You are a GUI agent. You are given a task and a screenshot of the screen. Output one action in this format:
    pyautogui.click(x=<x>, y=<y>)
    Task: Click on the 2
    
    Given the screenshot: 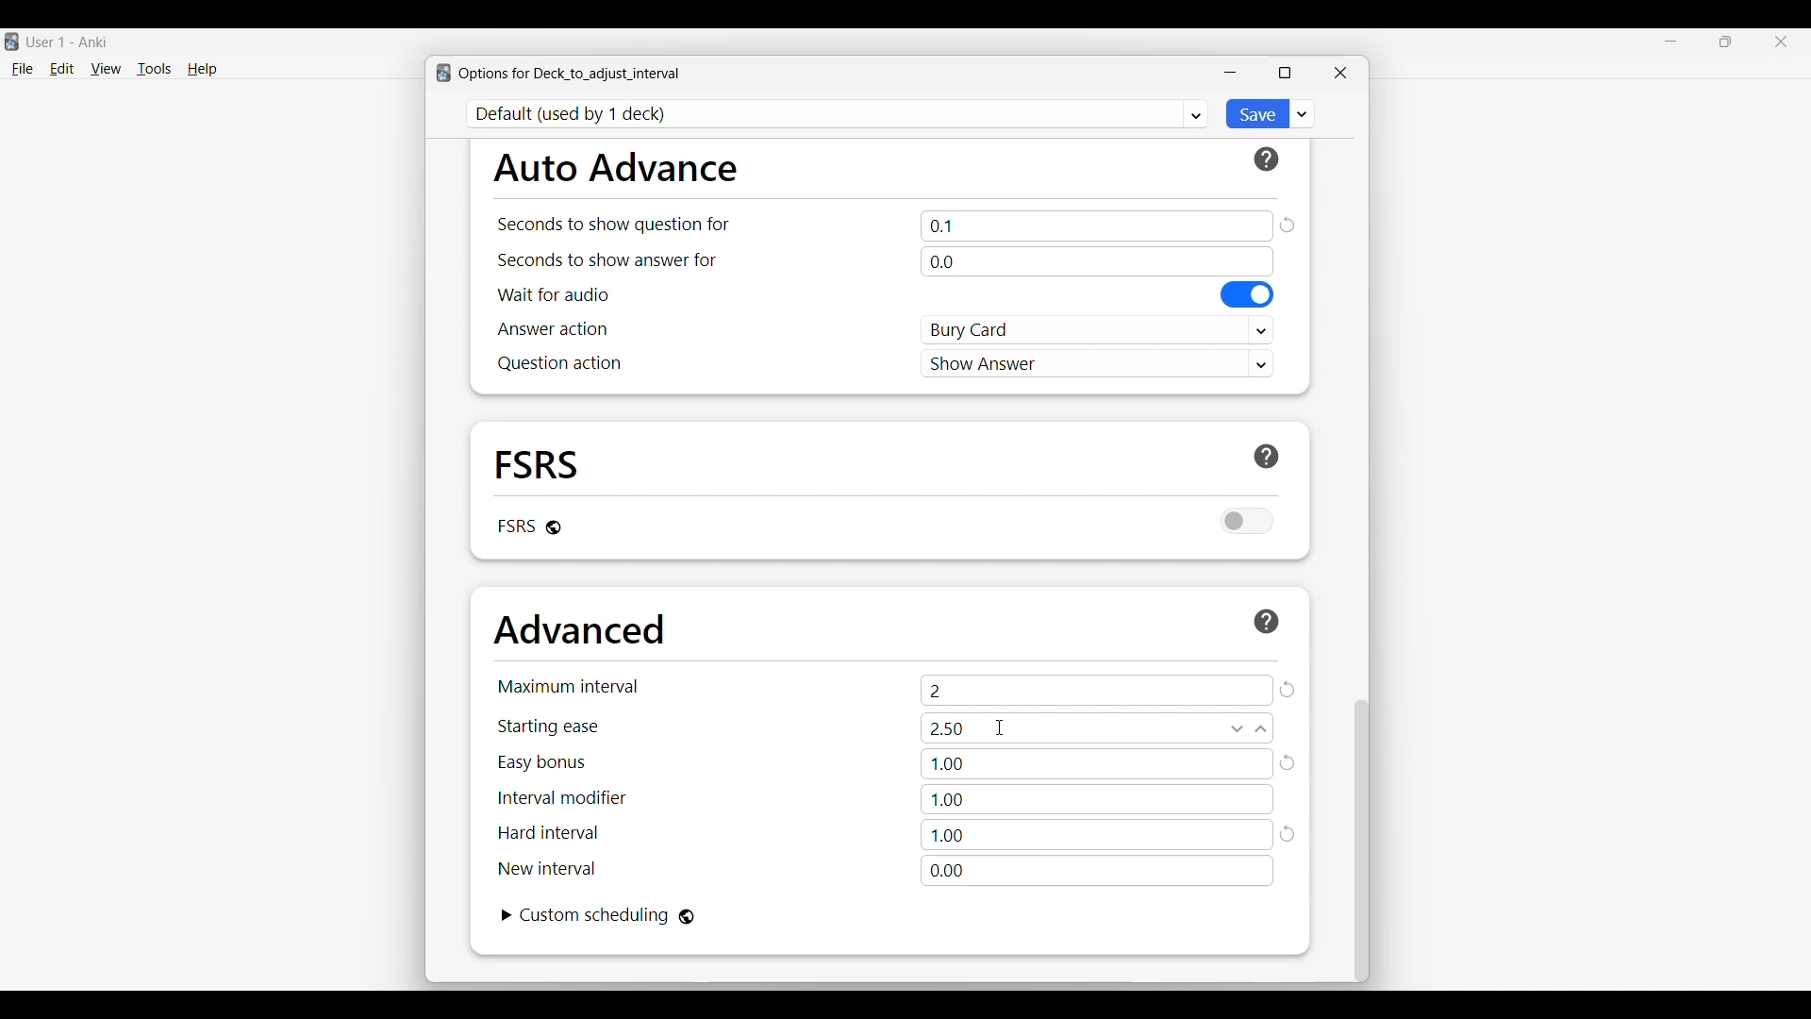 What is the action you would take?
    pyautogui.click(x=1097, y=690)
    